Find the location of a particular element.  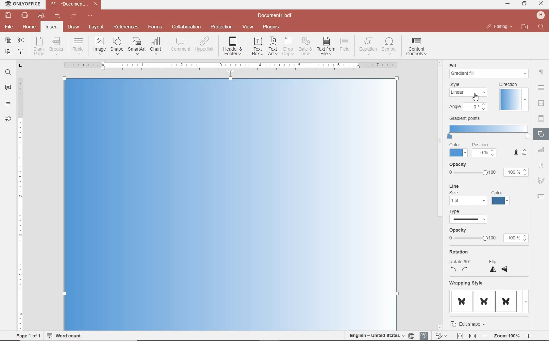

TEXT FROM  FILE is located at coordinates (326, 46).